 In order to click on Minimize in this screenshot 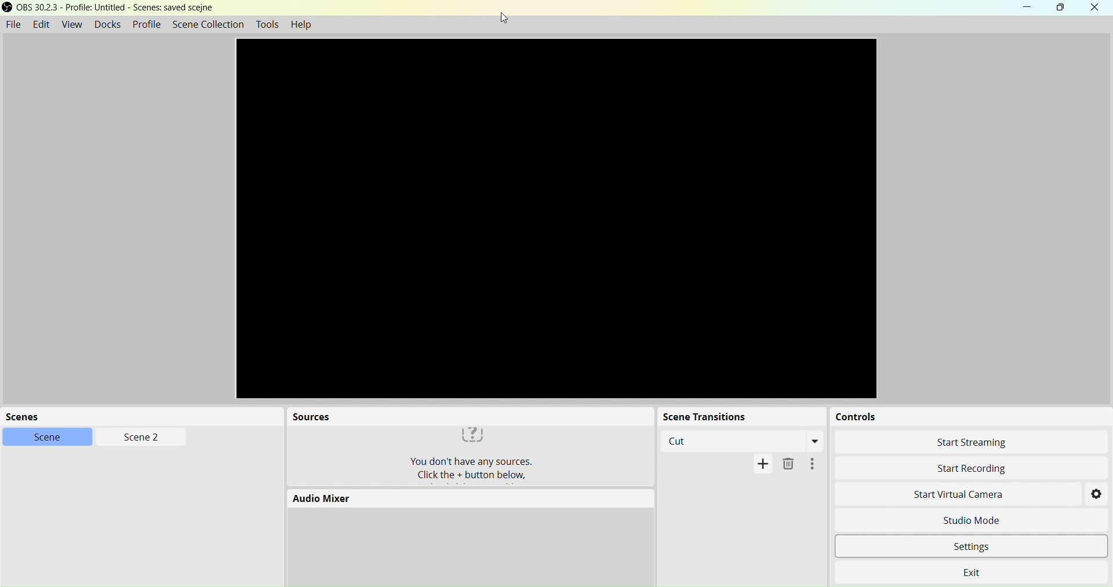, I will do `click(1031, 8)`.